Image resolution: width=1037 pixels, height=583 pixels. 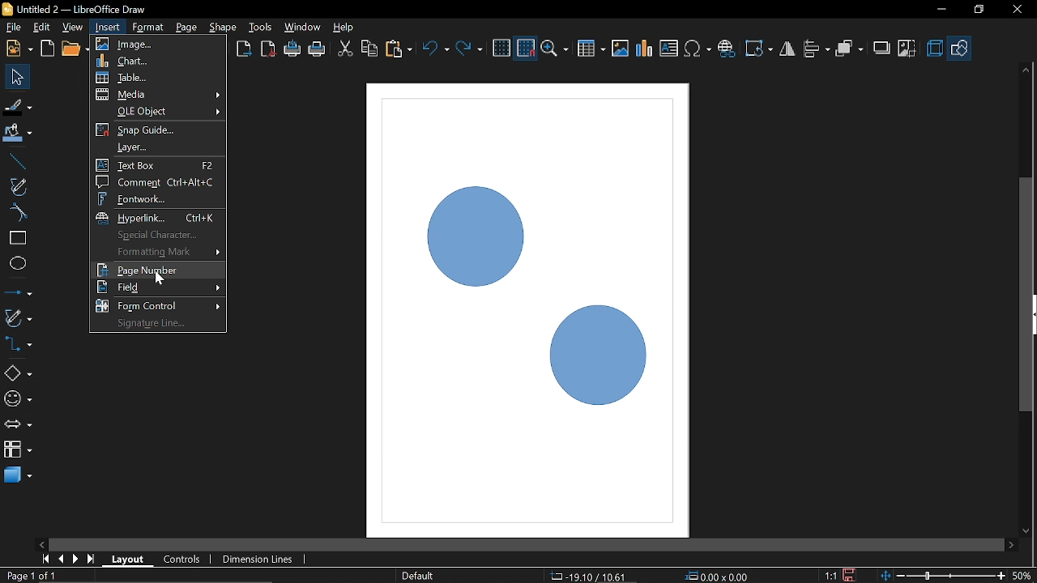 I want to click on Open template manager, so click(x=47, y=49).